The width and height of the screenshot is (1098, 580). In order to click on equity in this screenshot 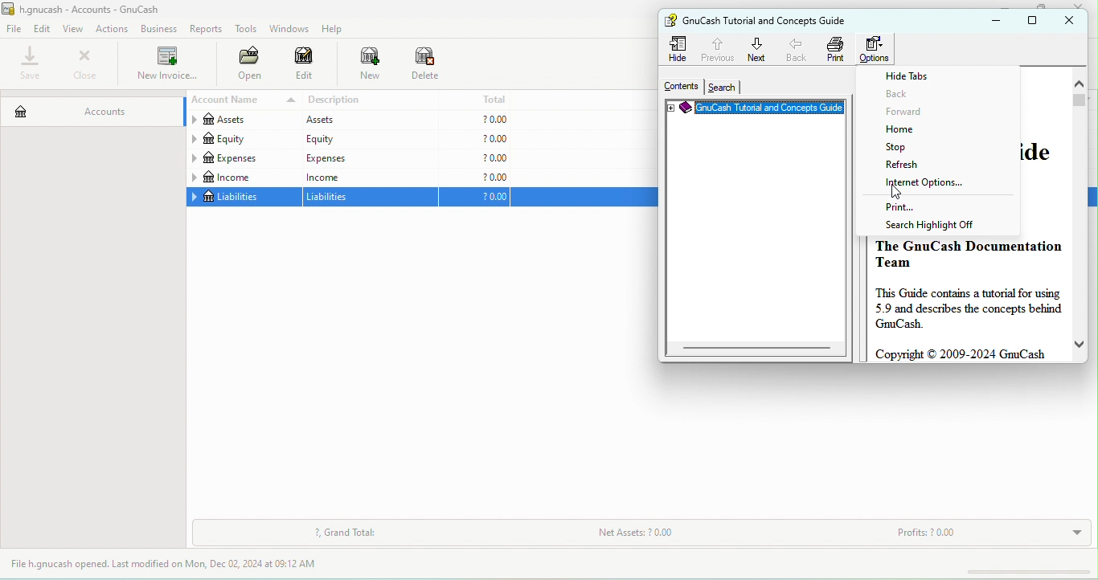, I will do `click(368, 139)`.